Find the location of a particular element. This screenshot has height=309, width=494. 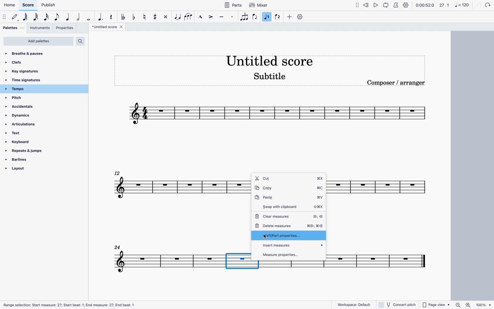

page view is located at coordinates (436, 304).